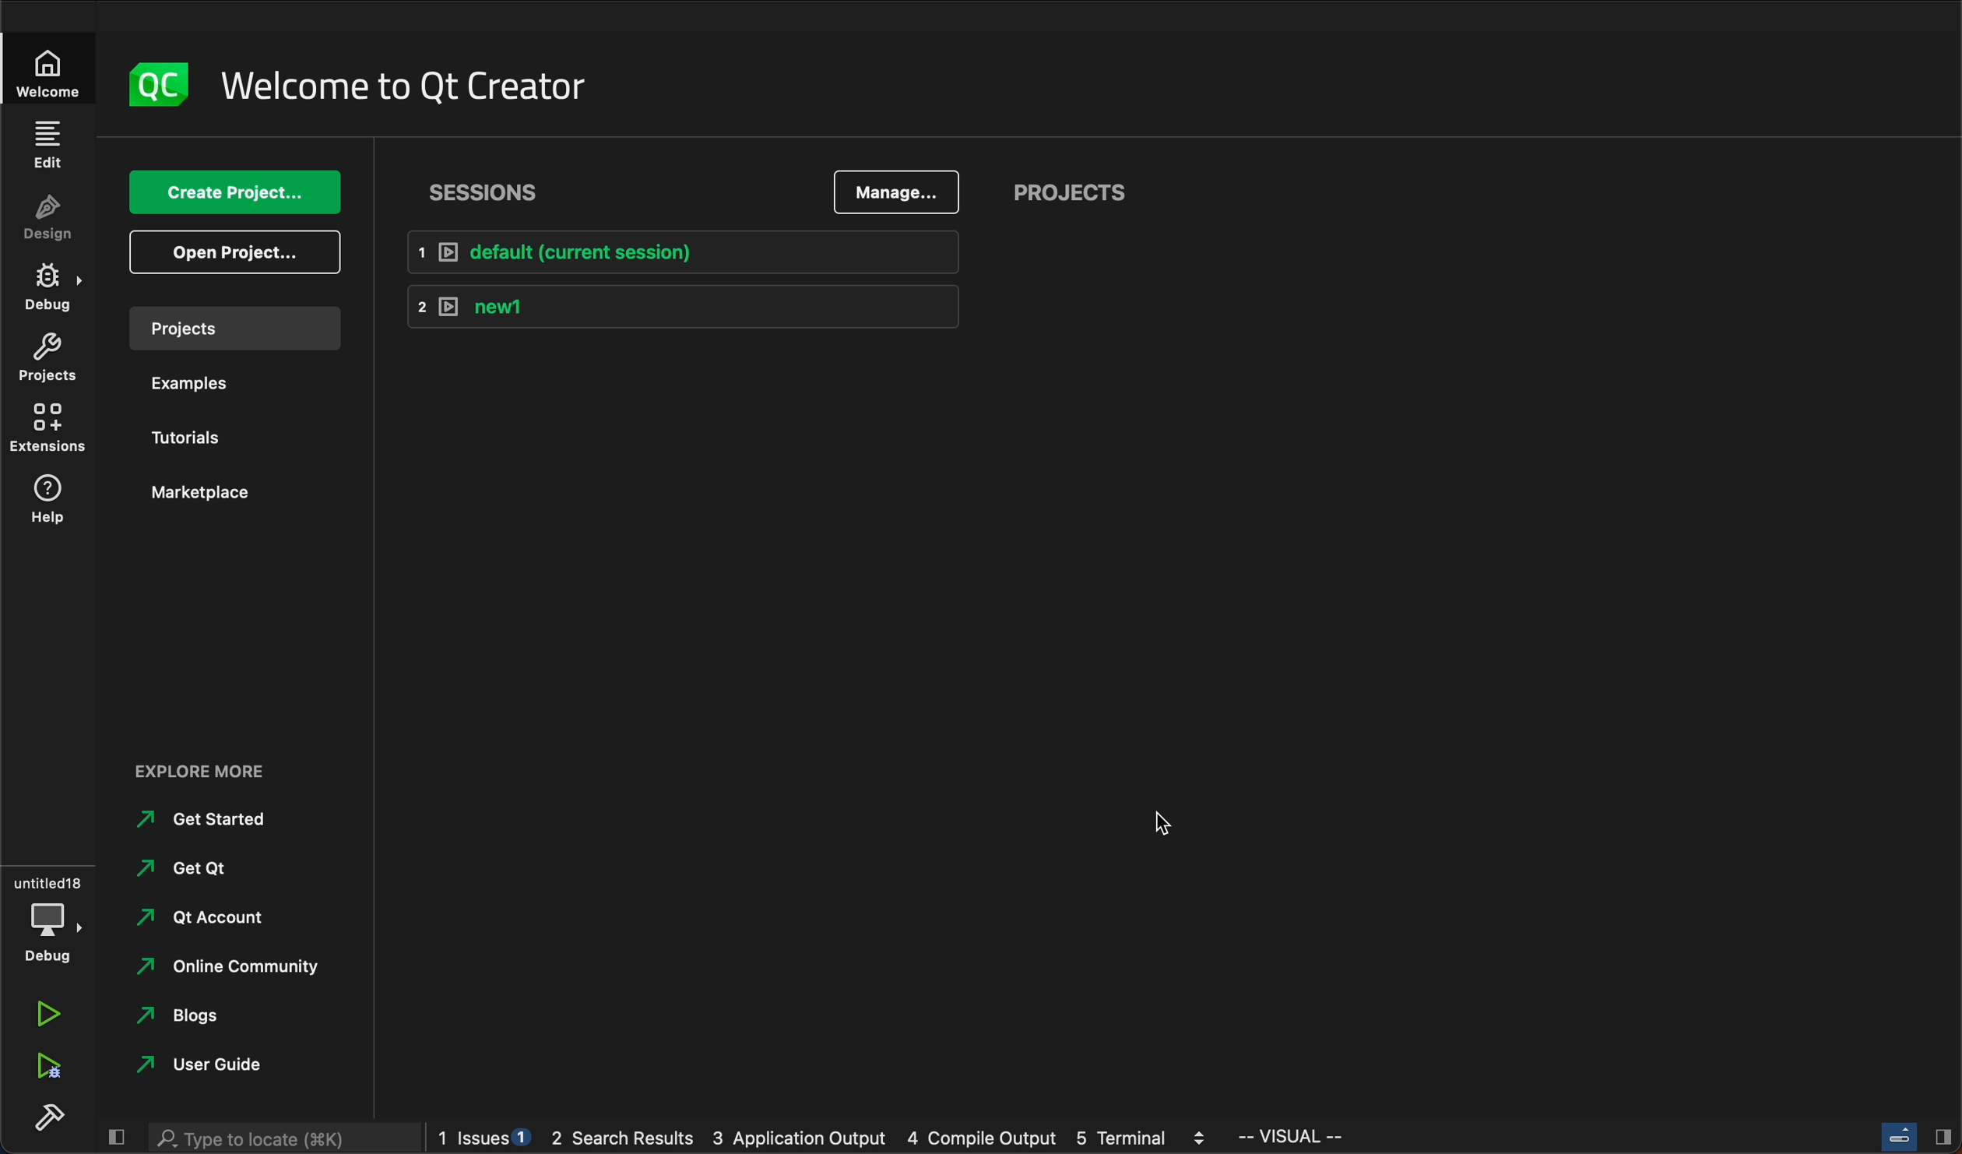 This screenshot has height=1154, width=1962. I want to click on account, so click(210, 917).